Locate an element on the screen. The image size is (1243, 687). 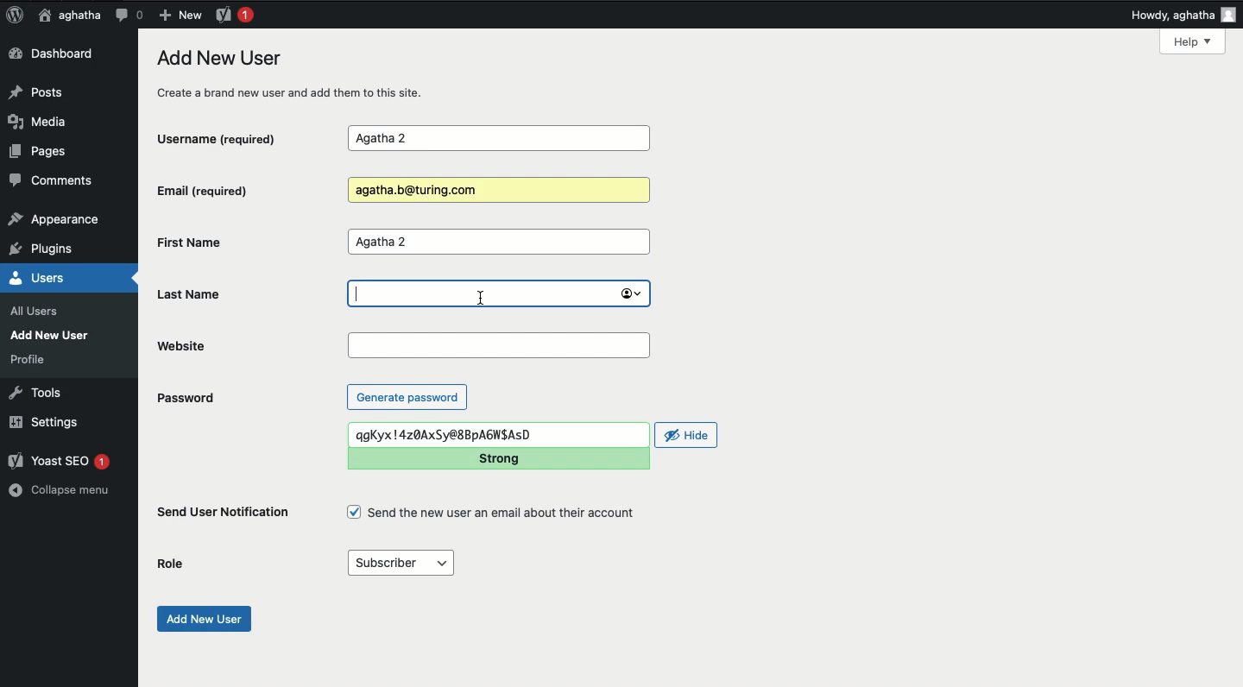
Posts is located at coordinates (41, 91).